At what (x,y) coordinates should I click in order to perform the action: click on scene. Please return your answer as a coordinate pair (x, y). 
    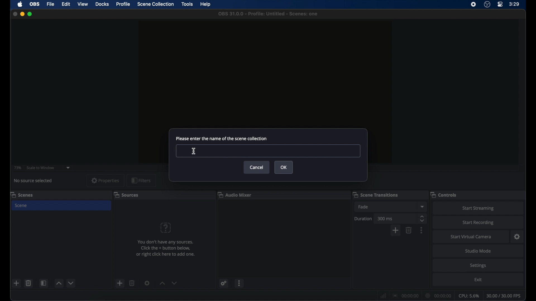
    Looking at the image, I should click on (21, 205).